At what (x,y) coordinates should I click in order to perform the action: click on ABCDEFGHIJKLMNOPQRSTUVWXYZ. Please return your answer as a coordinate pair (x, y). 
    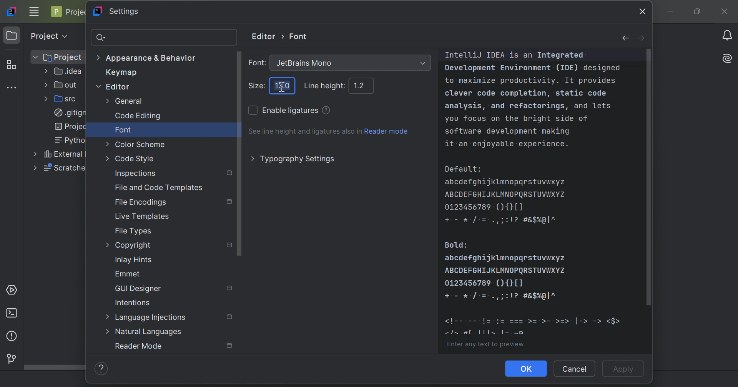
    Looking at the image, I should click on (506, 194).